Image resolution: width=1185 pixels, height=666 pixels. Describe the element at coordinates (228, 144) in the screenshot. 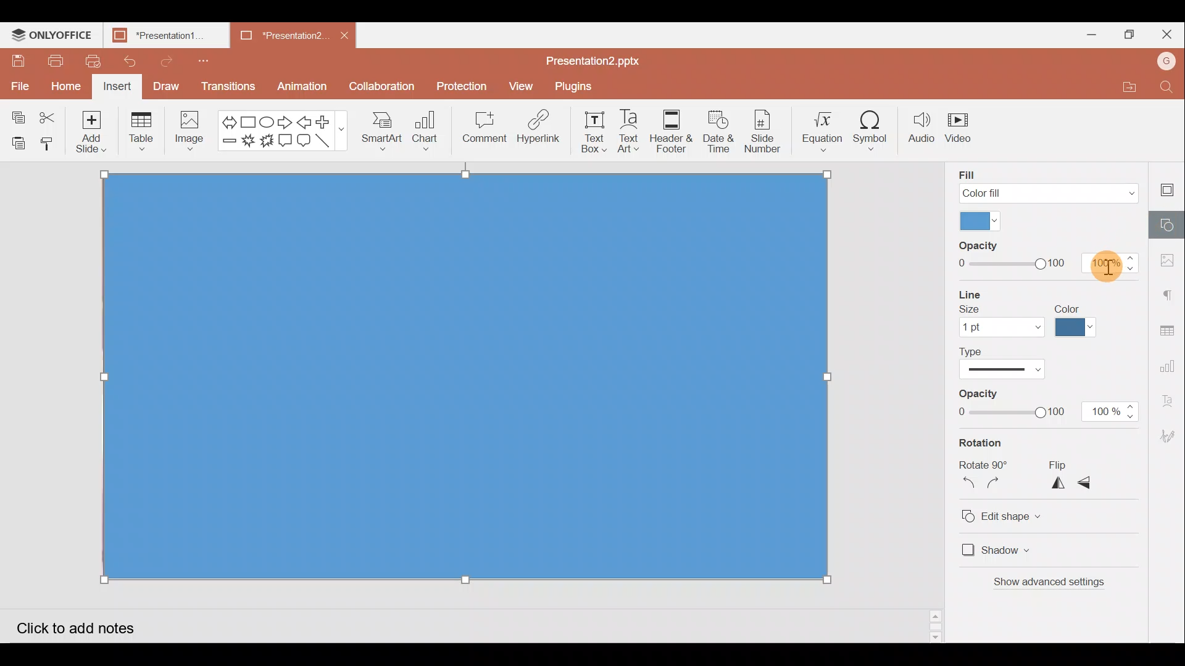

I see `Minus` at that location.